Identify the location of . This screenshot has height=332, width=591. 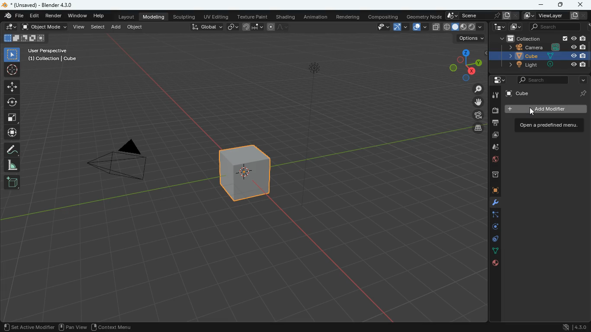
(573, 56).